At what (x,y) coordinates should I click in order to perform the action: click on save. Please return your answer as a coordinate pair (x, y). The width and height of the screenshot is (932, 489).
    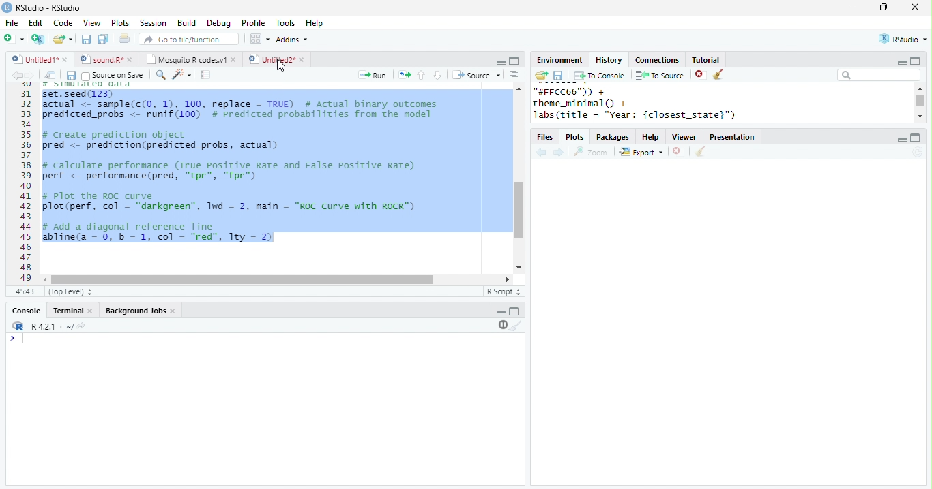
    Looking at the image, I should click on (558, 76).